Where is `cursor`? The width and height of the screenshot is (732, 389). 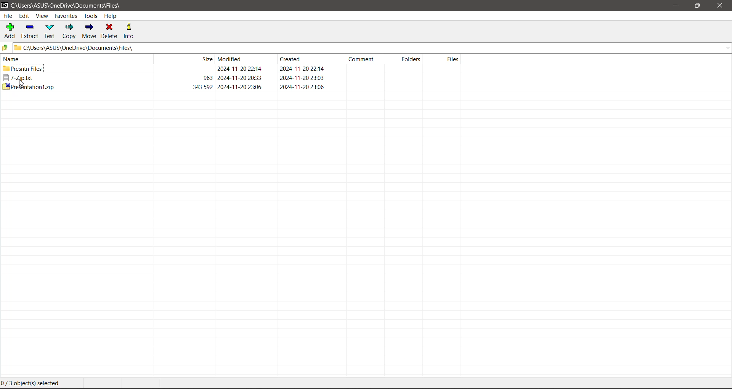
cursor is located at coordinates (20, 83).